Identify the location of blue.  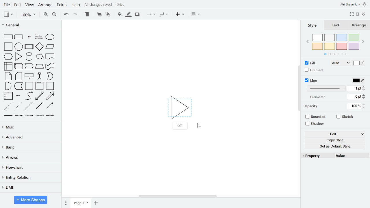
(342, 38).